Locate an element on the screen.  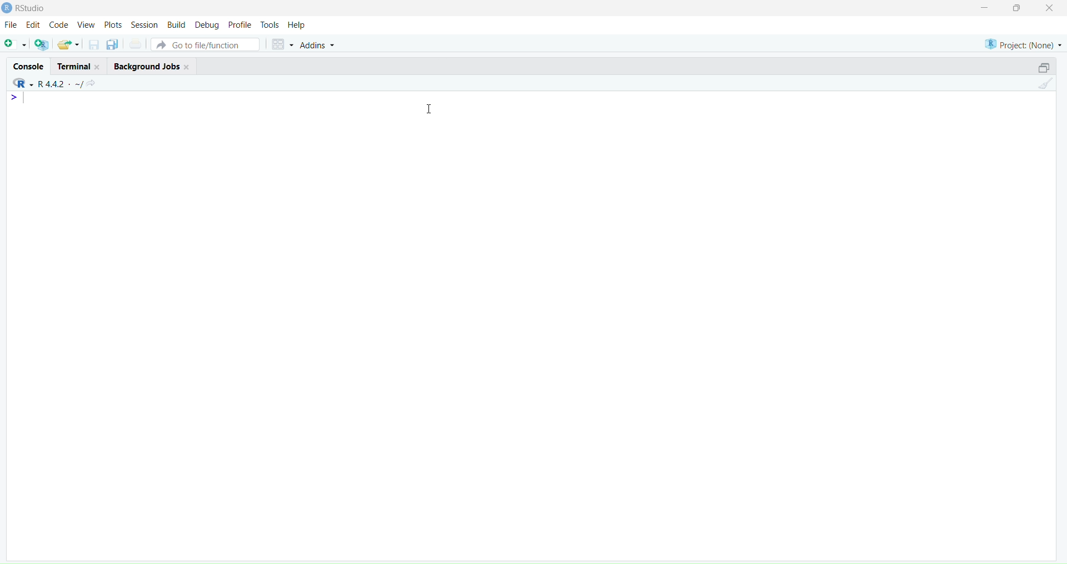
add multiple scripts is located at coordinates (42, 46).